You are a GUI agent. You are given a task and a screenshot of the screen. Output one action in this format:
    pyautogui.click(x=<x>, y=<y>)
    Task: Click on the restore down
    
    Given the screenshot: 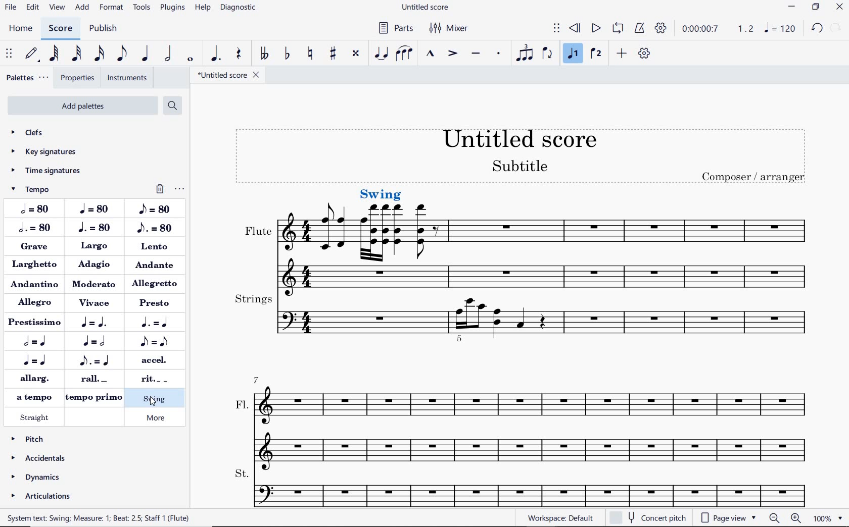 What is the action you would take?
    pyautogui.click(x=817, y=7)
    